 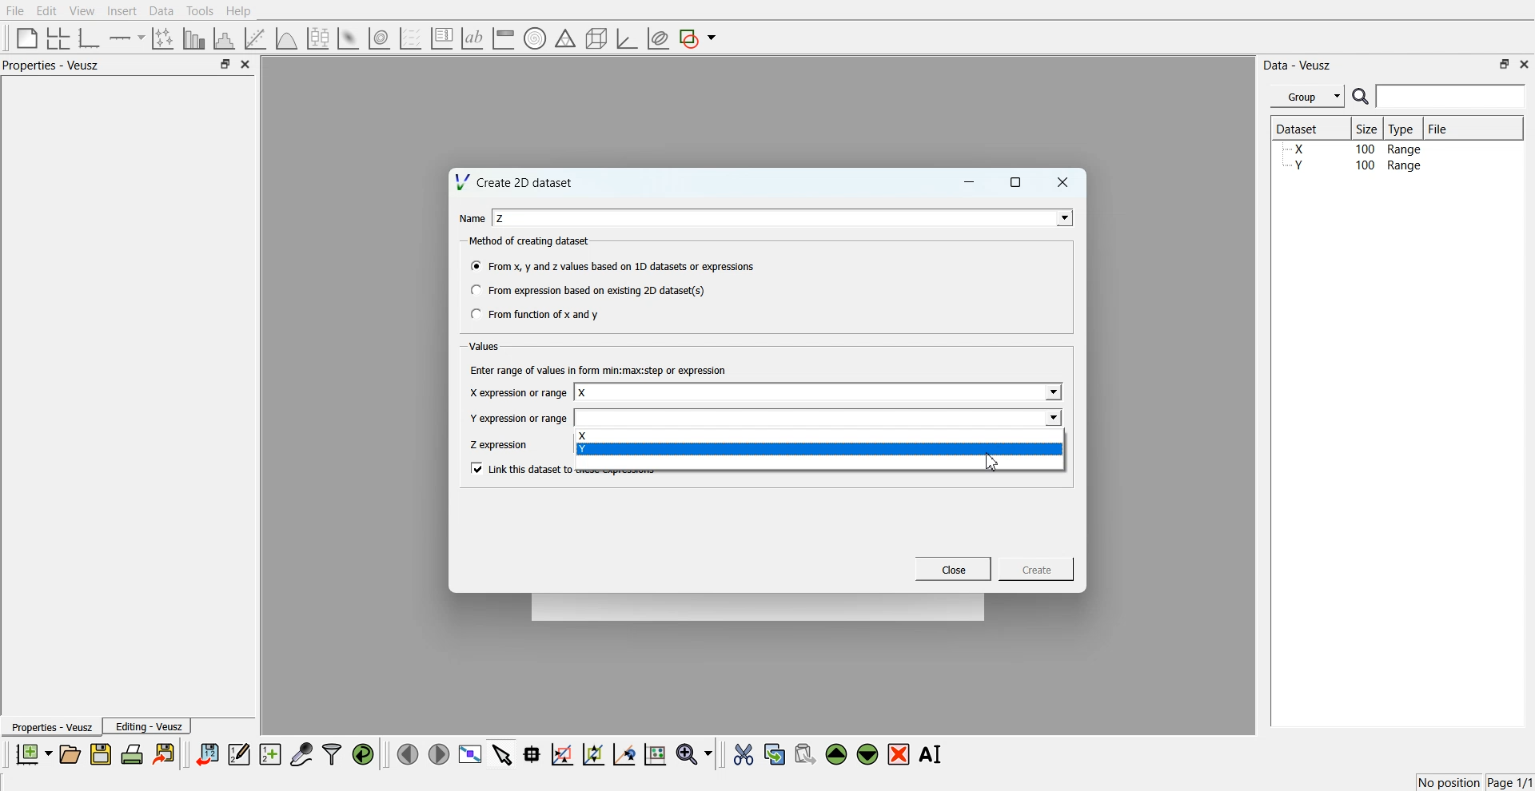 What do you see at coordinates (472, 38) in the screenshot?
I see `Text label` at bounding box center [472, 38].